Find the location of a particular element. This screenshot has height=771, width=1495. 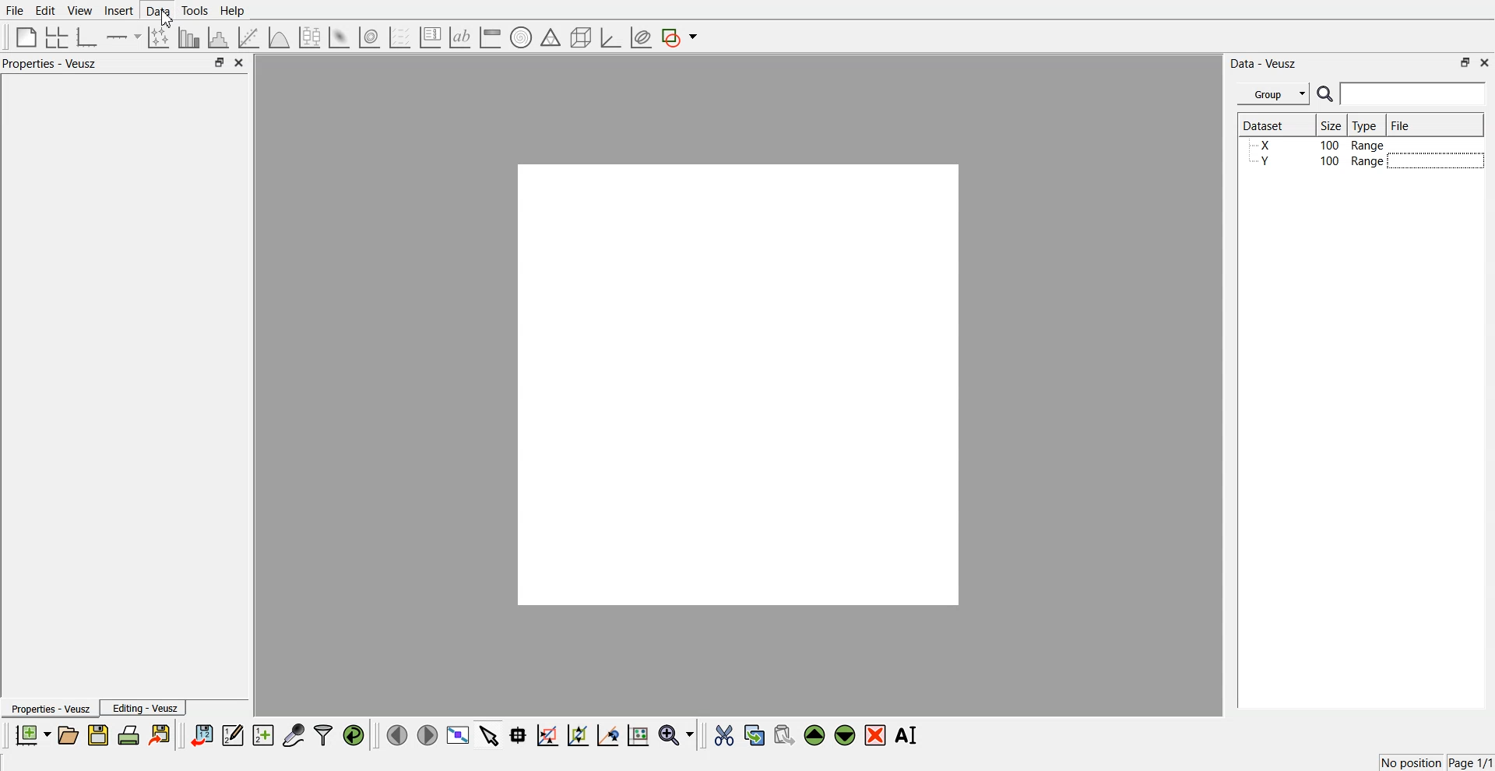

3D Function is located at coordinates (280, 37).